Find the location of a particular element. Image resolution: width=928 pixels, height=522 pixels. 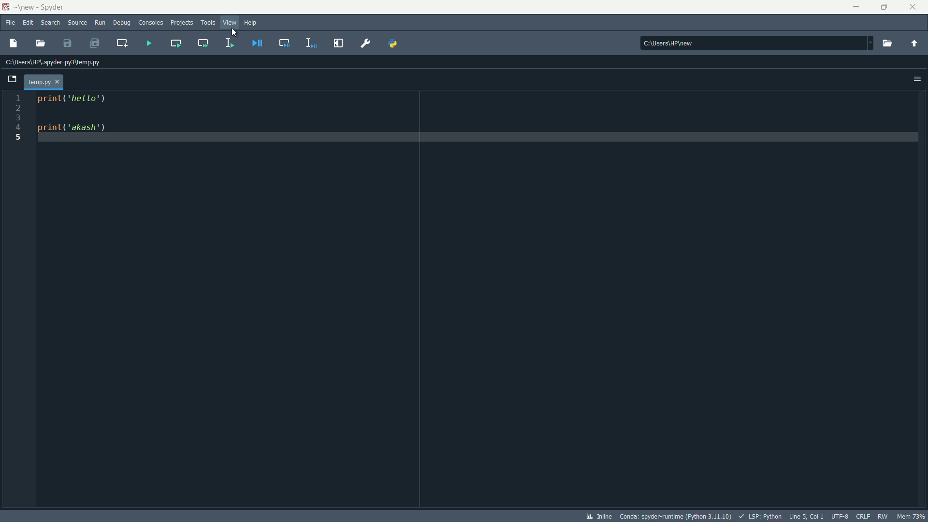

source menu is located at coordinates (78, 23).